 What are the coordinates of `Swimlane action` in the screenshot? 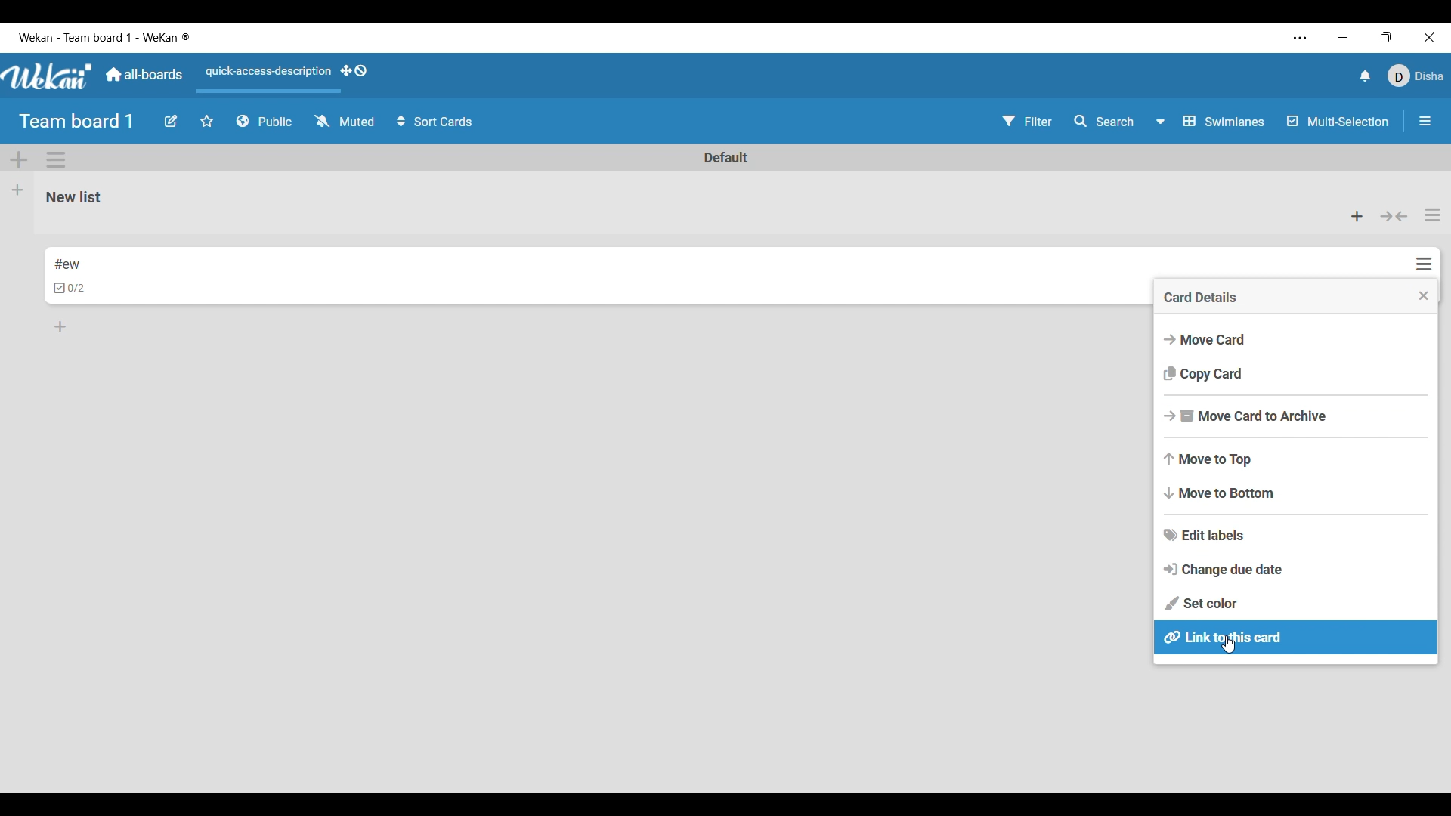 It's located at (55, 159).